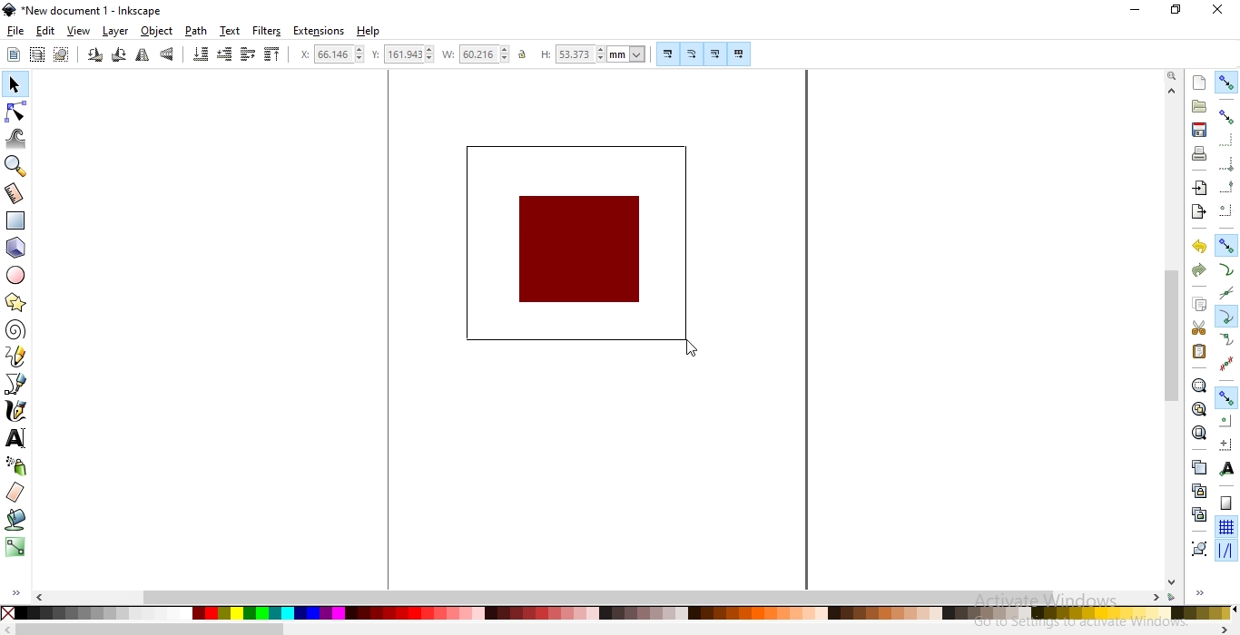  What do you see at coordinates (1225, 442) in the screenshot?
I see `snap an items rotation center` at bounding box center [1225, 442].